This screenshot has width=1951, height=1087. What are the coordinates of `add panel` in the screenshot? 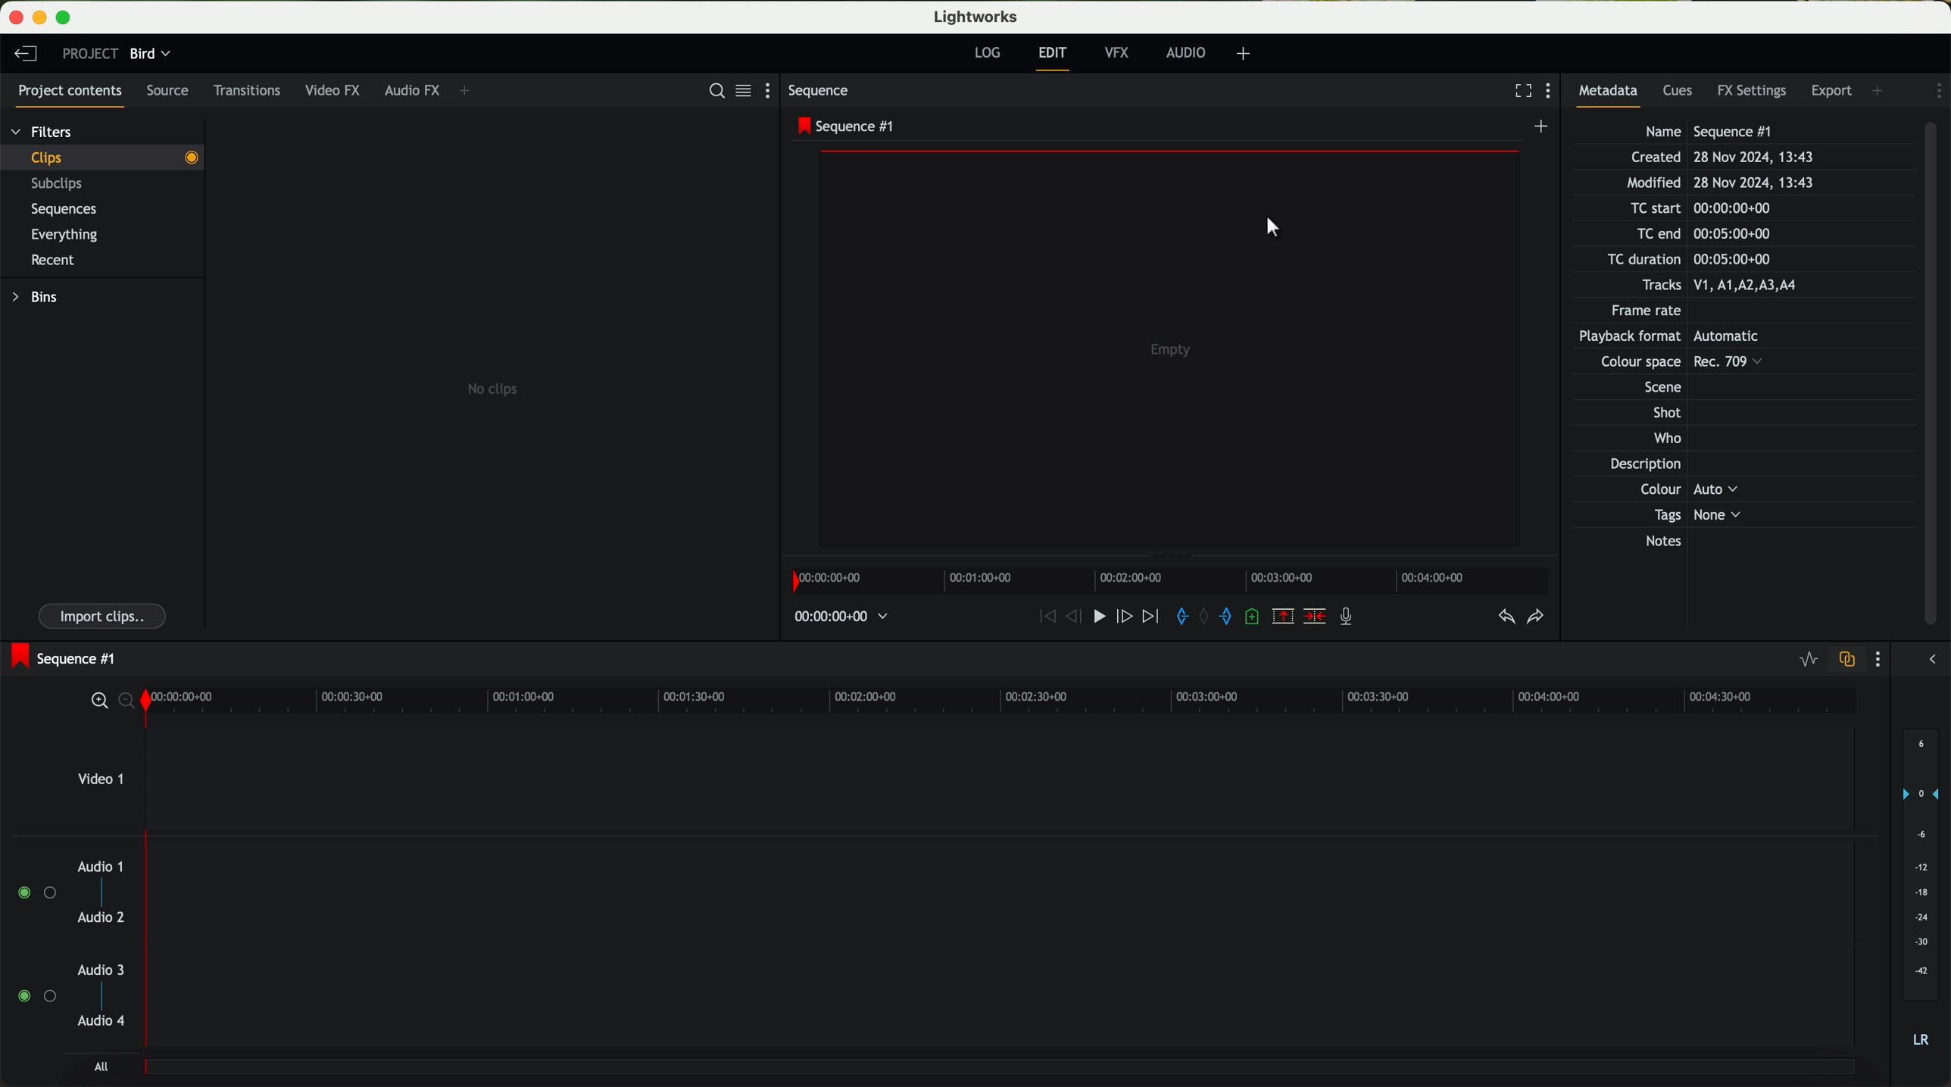 It's located at (1878, 93).